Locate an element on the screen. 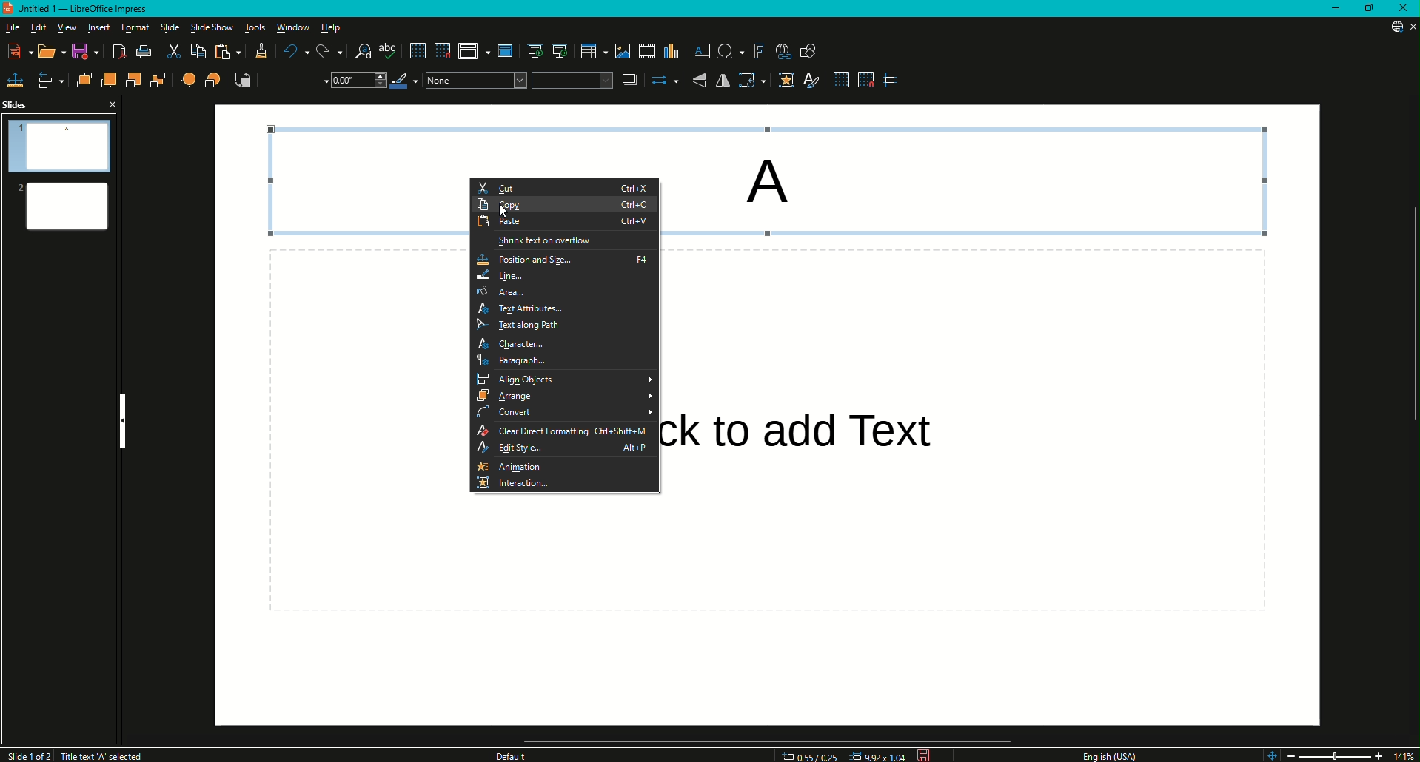 The width and height of the screenshot is (1420, 762). Position and Size is located at coordinates (16, 78).